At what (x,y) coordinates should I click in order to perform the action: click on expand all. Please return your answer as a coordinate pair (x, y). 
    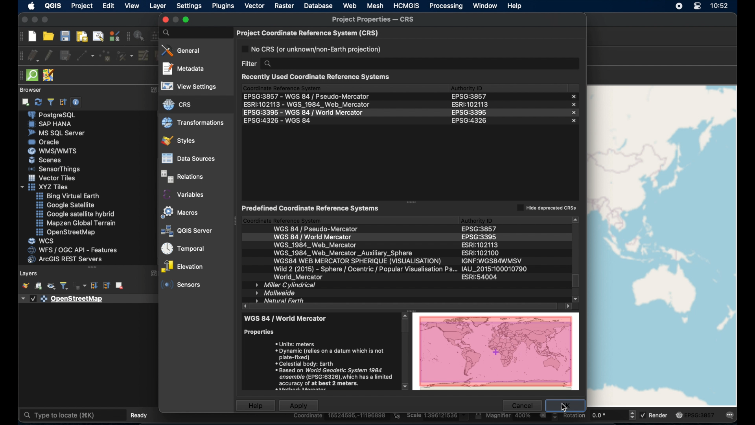
    Looking at the image, I should click on (94, 286).